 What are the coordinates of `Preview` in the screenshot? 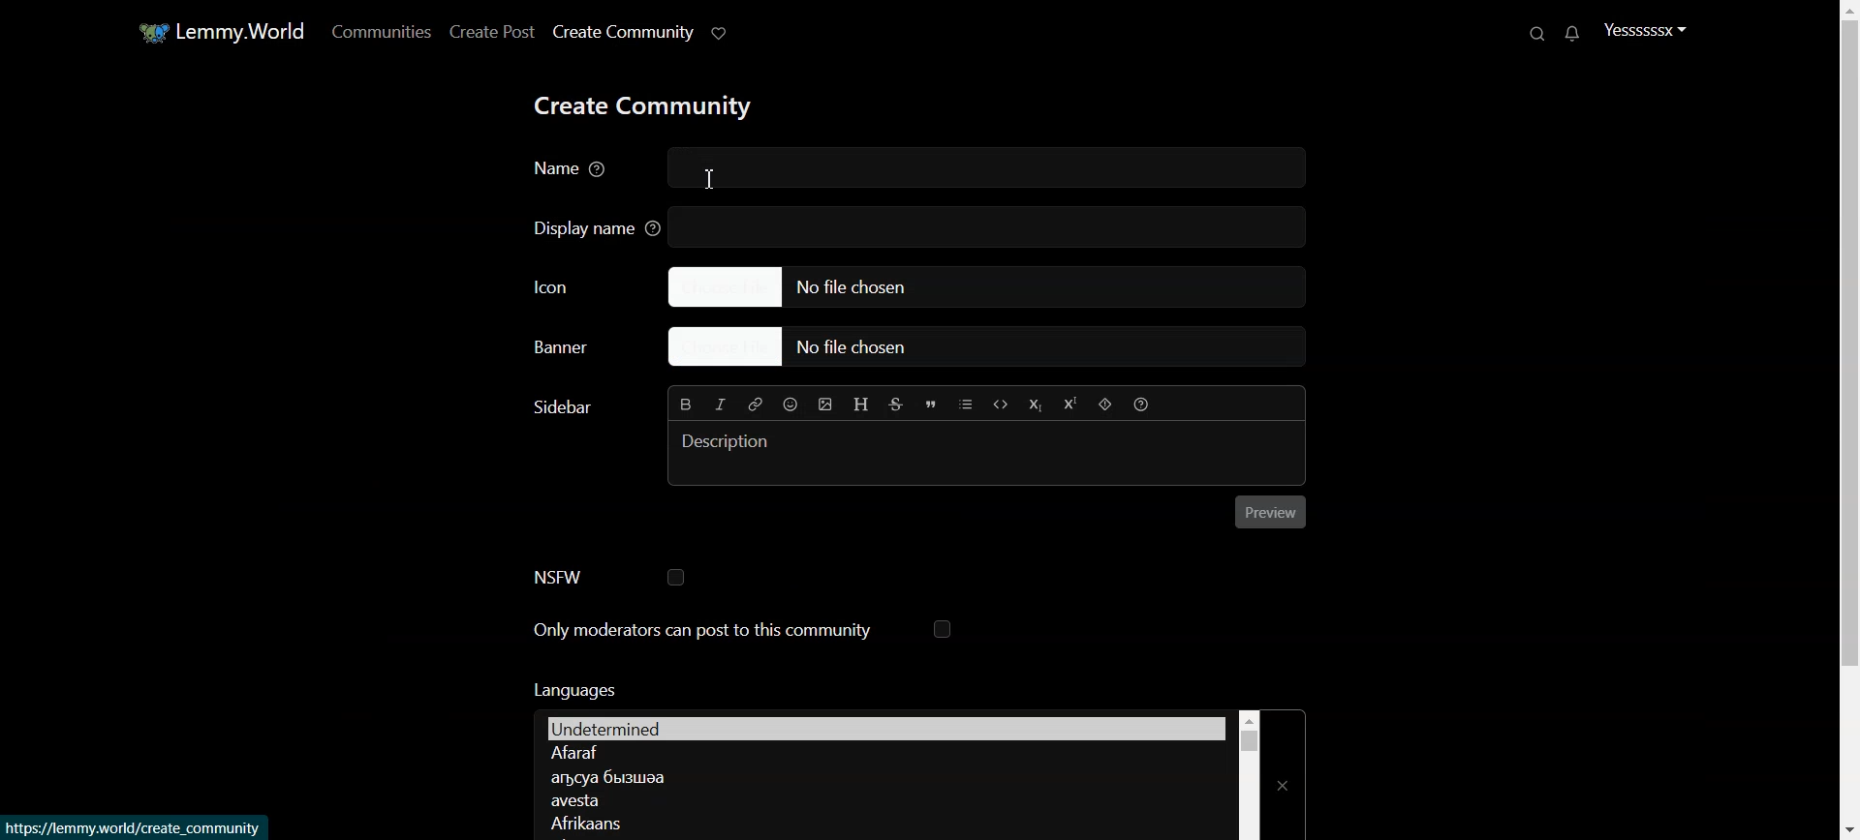 It's located at (1271, 512).